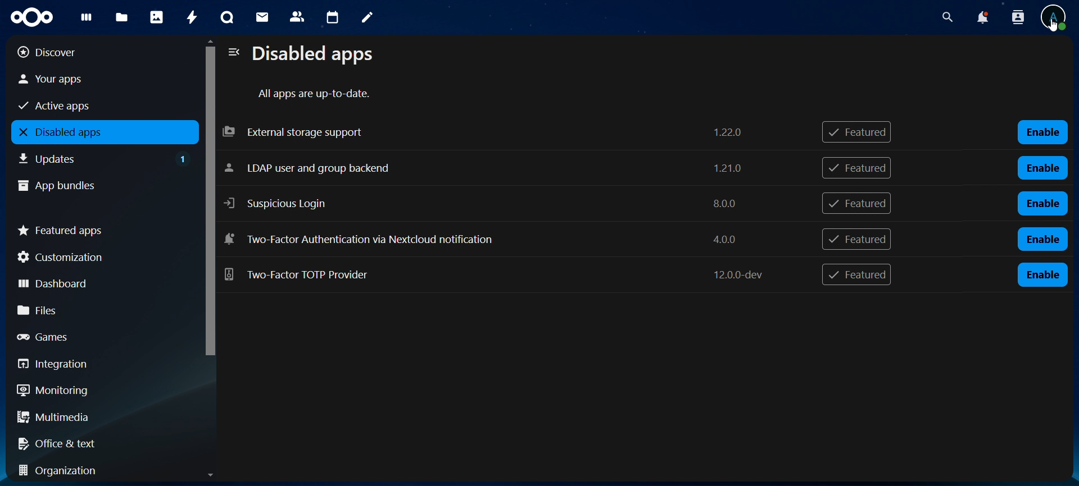  I want to click on office & text, so click(95, 441).